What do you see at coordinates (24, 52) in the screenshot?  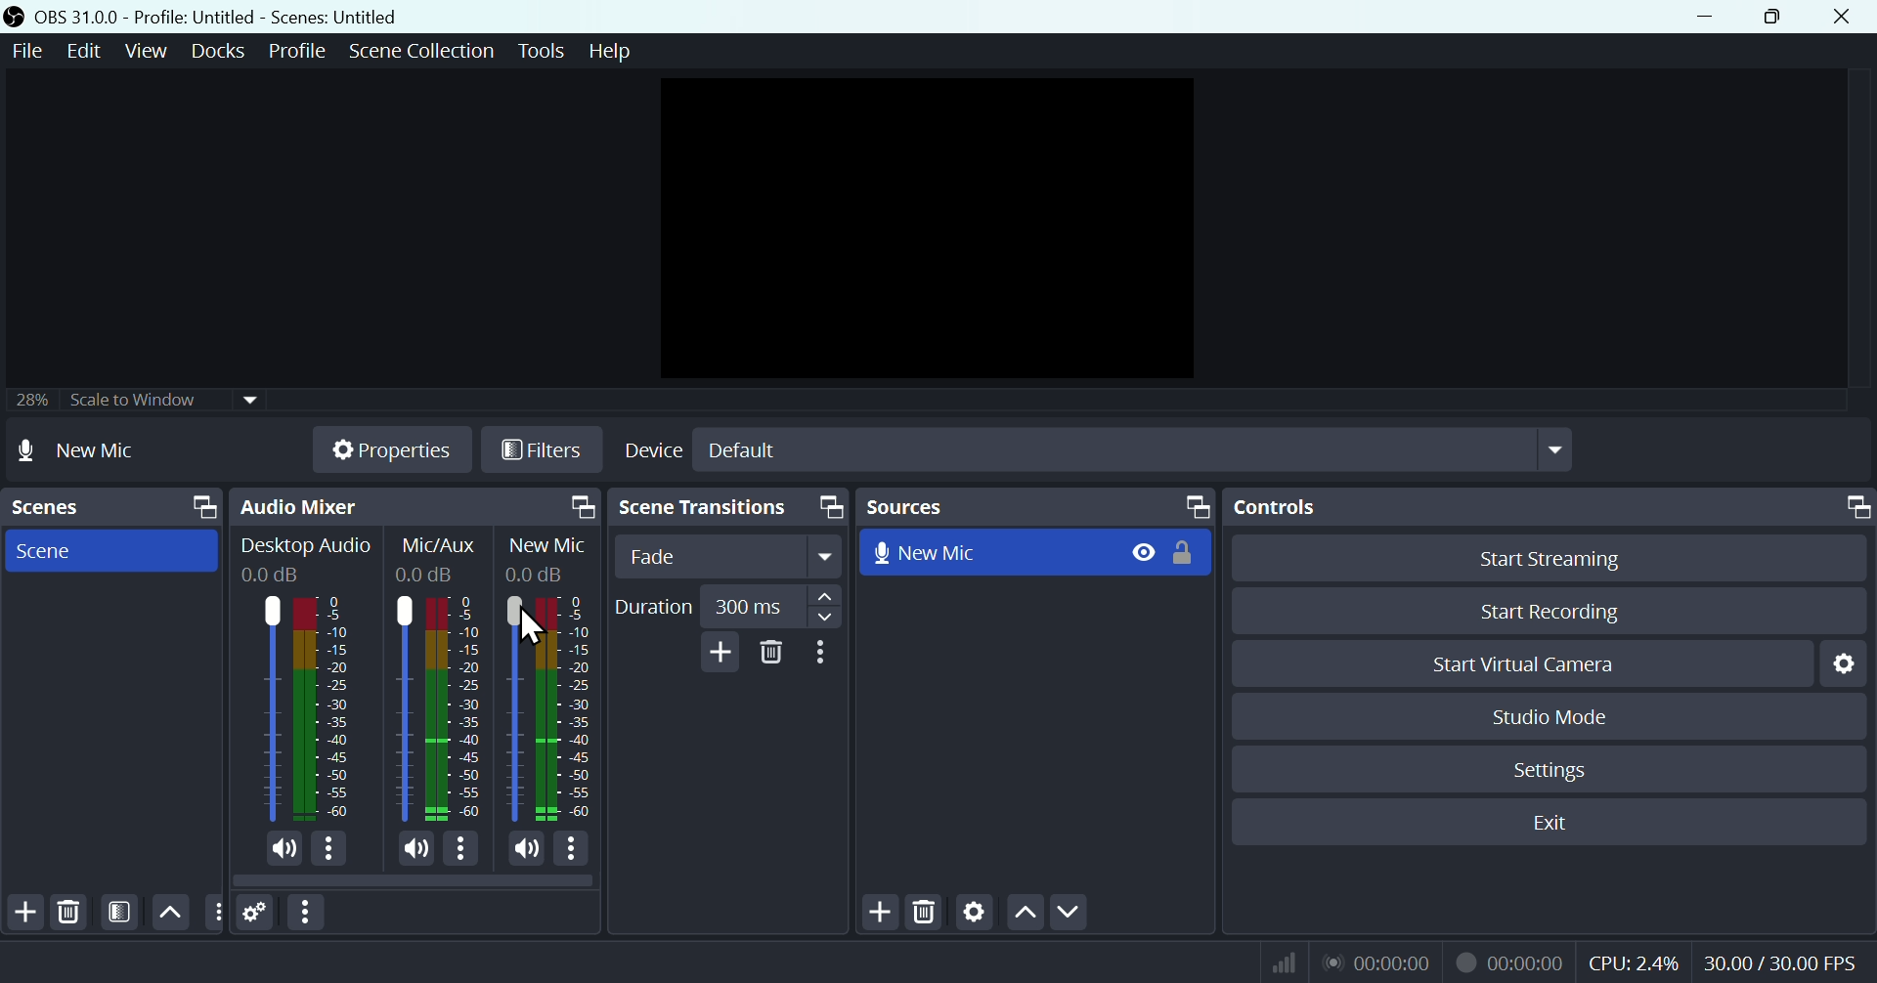 I see `File` at bounding box center [24, 52].